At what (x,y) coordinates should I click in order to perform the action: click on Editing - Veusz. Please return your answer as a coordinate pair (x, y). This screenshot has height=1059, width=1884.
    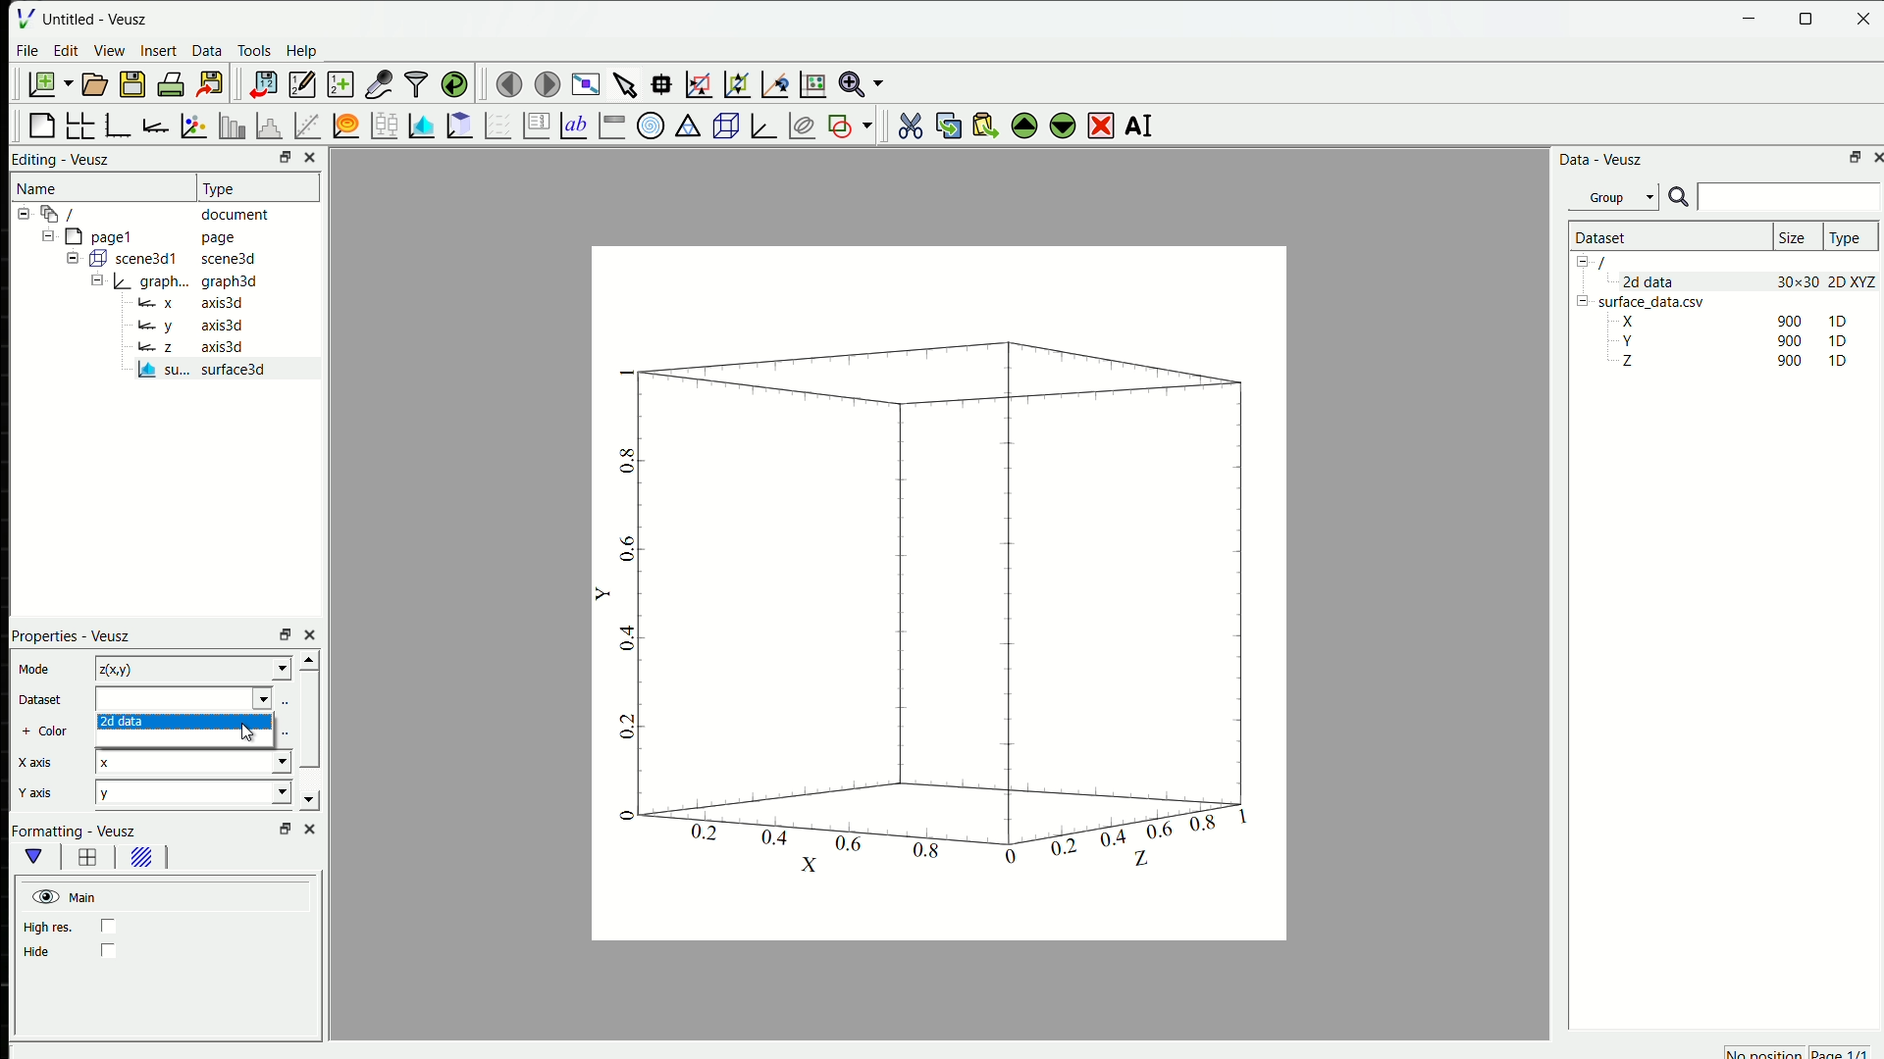
    Looking at the image, I should click on (64, 160).